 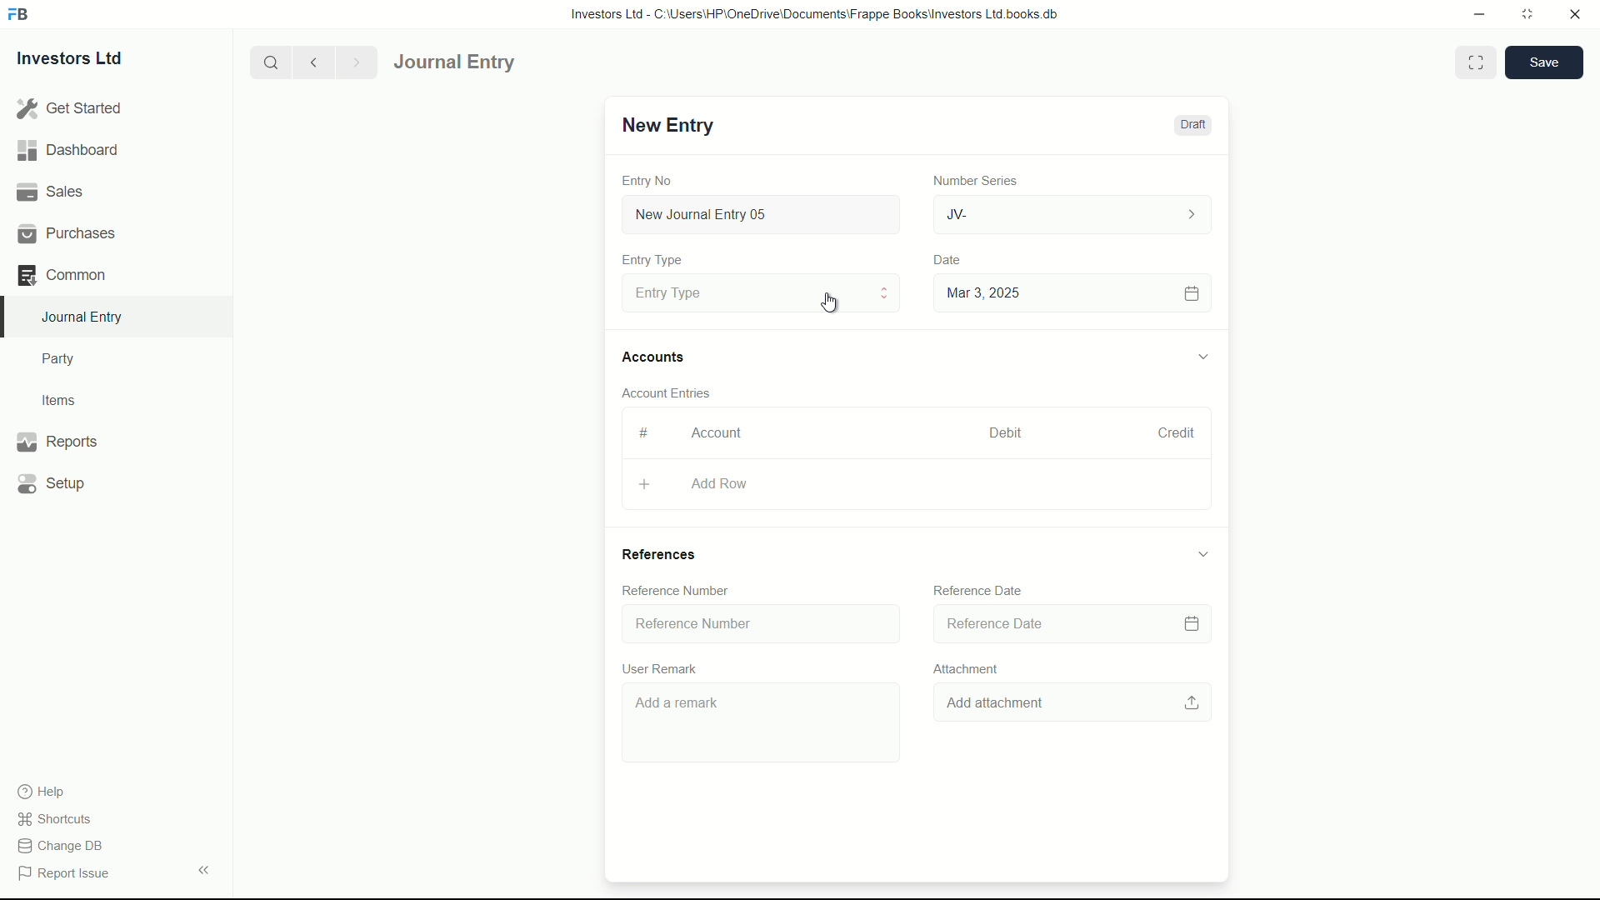 I want to click on expand/collapse, so click(x=203, y=868).